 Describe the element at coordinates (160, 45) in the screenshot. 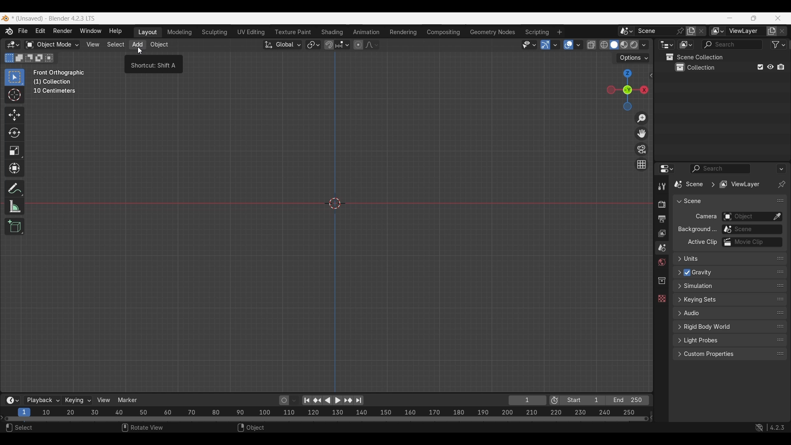

I see `Object menu` at that location.